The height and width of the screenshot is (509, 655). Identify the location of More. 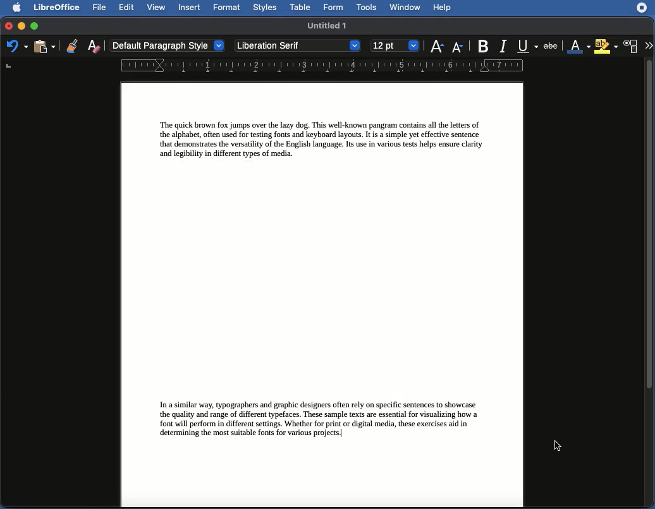
(648, 44).